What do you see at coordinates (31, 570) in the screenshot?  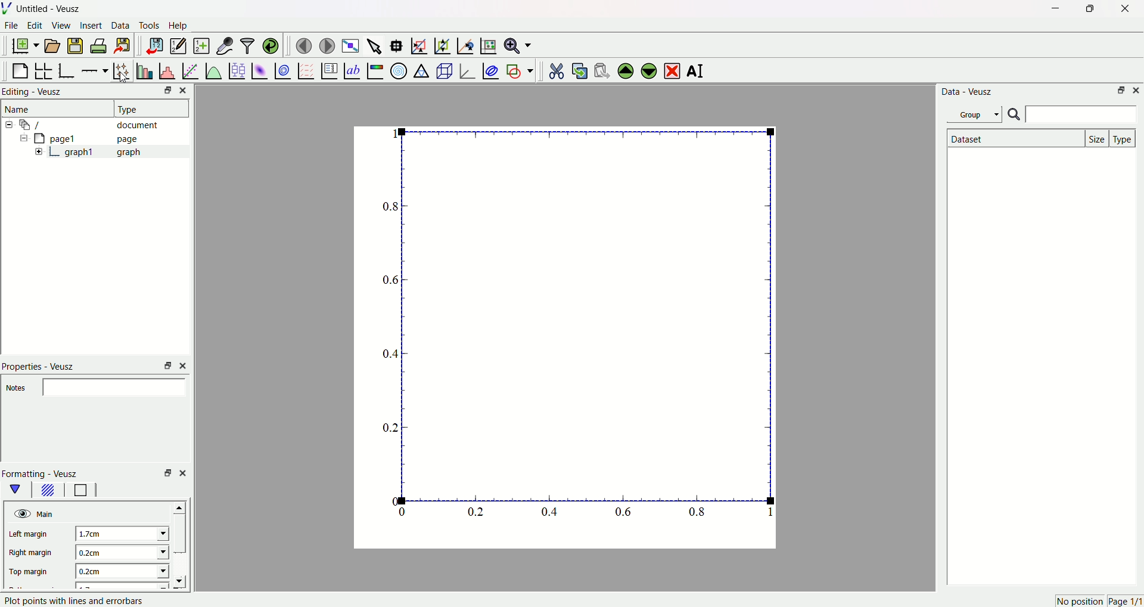 I see `top margin` at bounding box center [31, 570].